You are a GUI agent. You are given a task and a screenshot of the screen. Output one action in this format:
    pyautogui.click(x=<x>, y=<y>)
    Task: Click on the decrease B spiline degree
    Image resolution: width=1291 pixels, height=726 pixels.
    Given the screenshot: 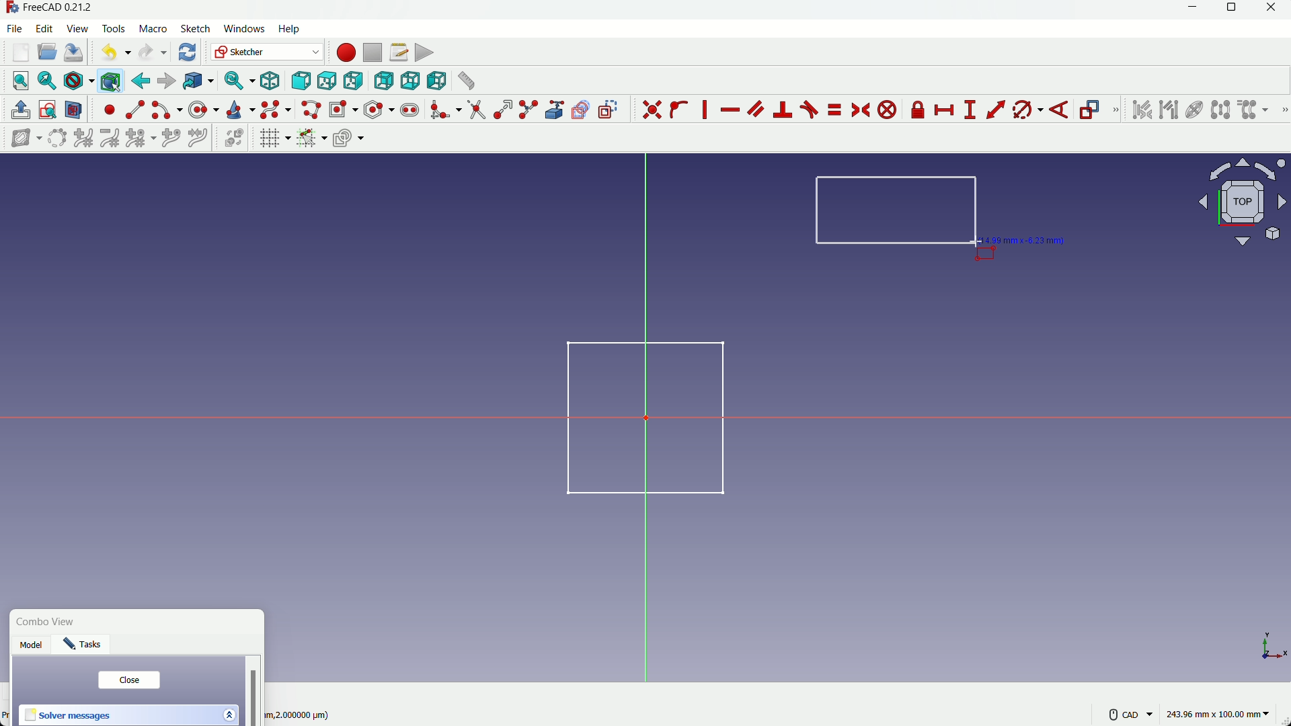 What is the action you would take?
    pyautogui.click(x=110, y=138)
    